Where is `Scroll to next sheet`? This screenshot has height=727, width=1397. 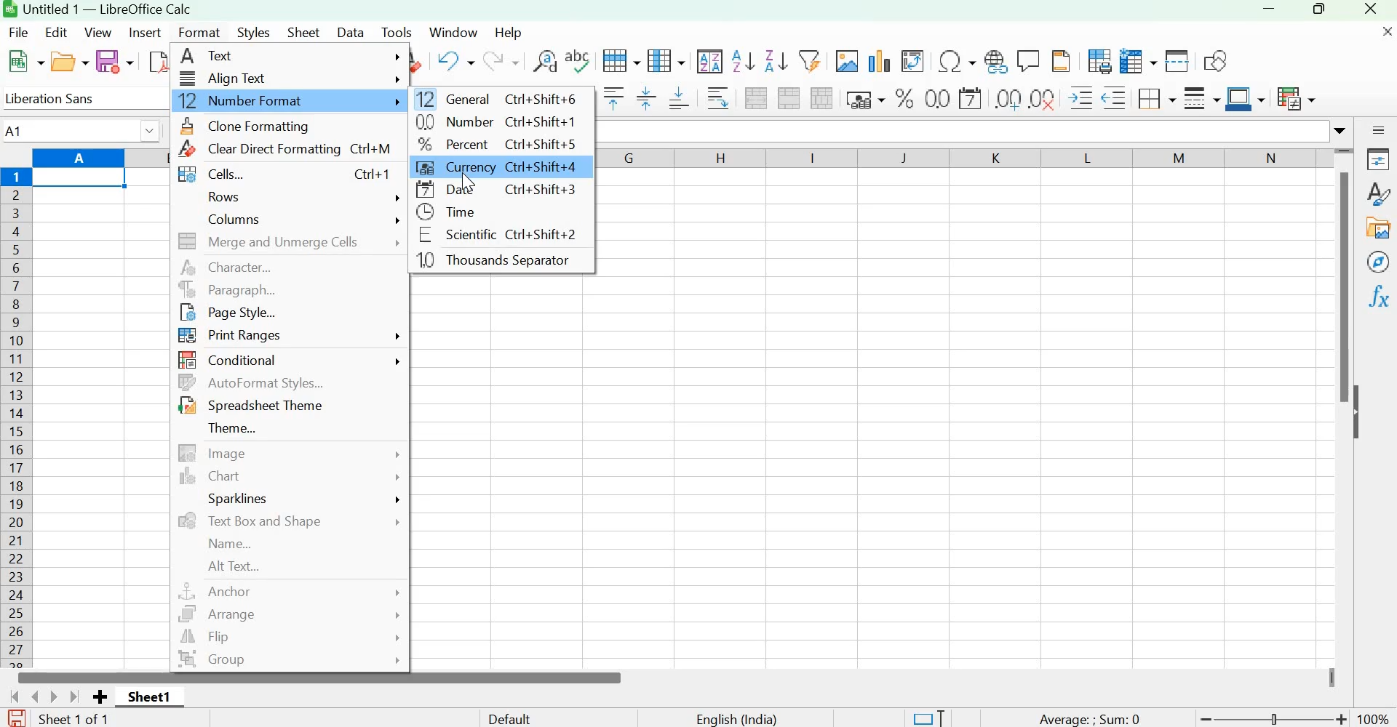
Scroll to next sheet is located at coordinates (55, 696).